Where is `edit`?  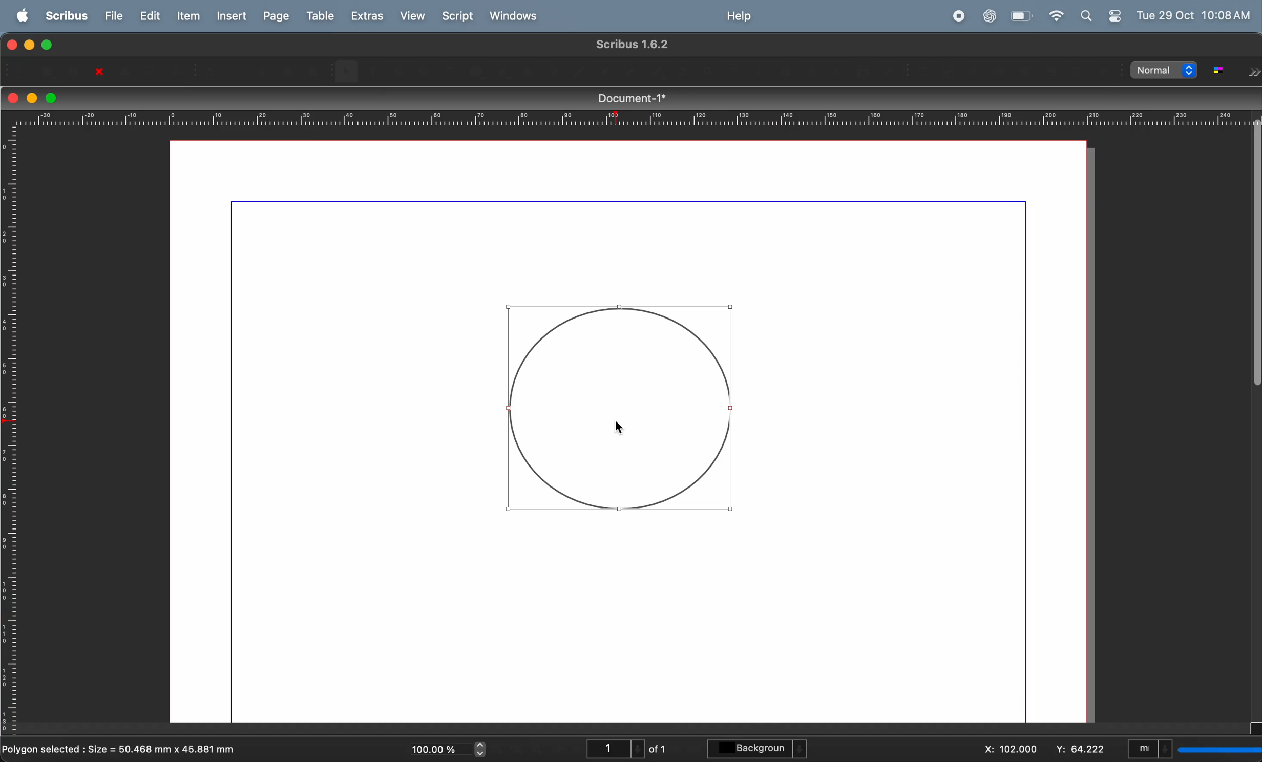 edit is located at coordinates (146, 16).